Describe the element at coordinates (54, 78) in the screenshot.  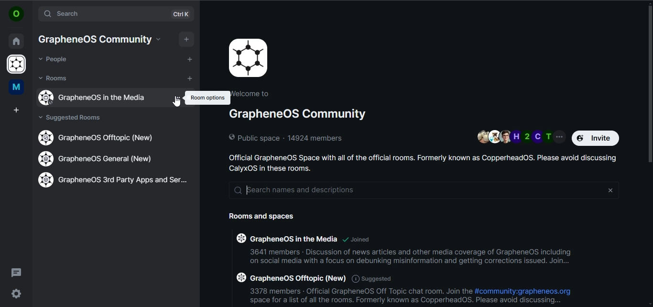
I see `rooms` at that location.